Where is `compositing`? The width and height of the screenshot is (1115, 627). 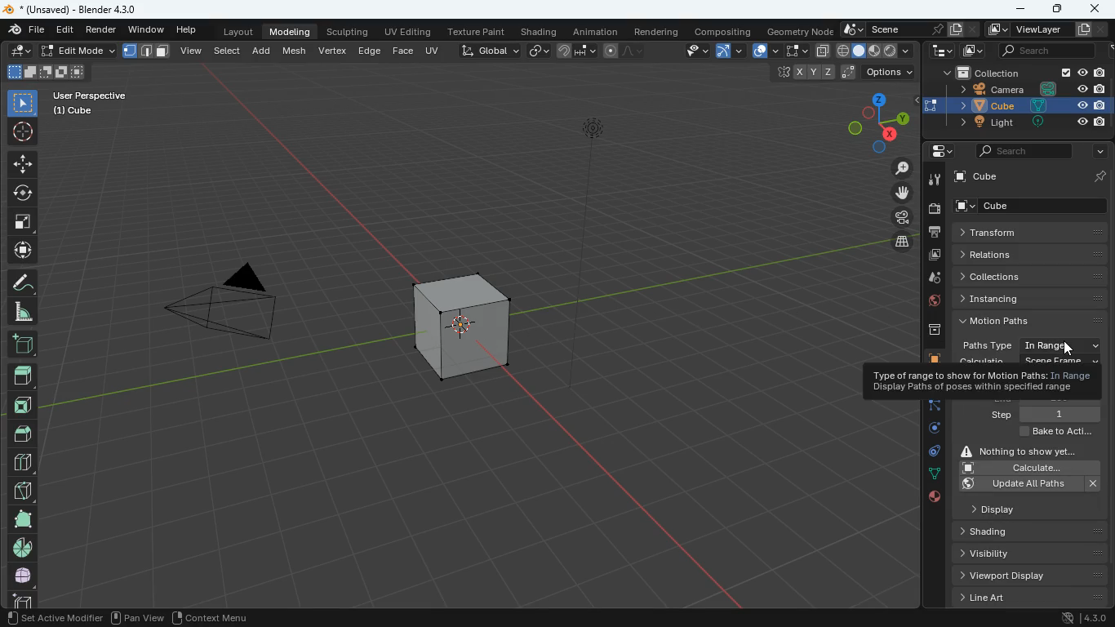
compositing is located at coordinates (725, 31).